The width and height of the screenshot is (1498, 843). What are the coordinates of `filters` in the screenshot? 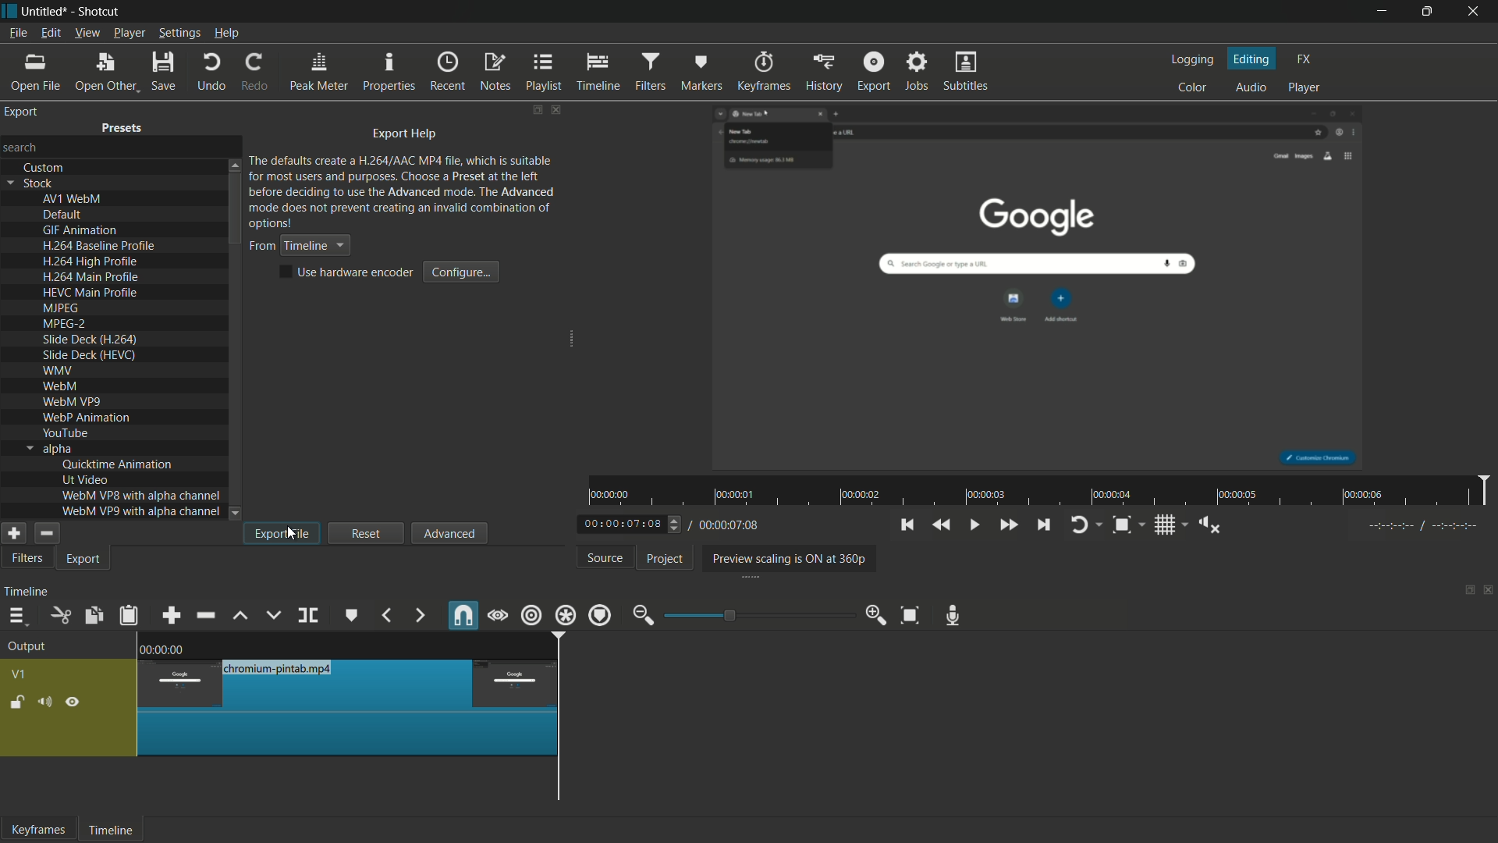 It's located at (648, 73).